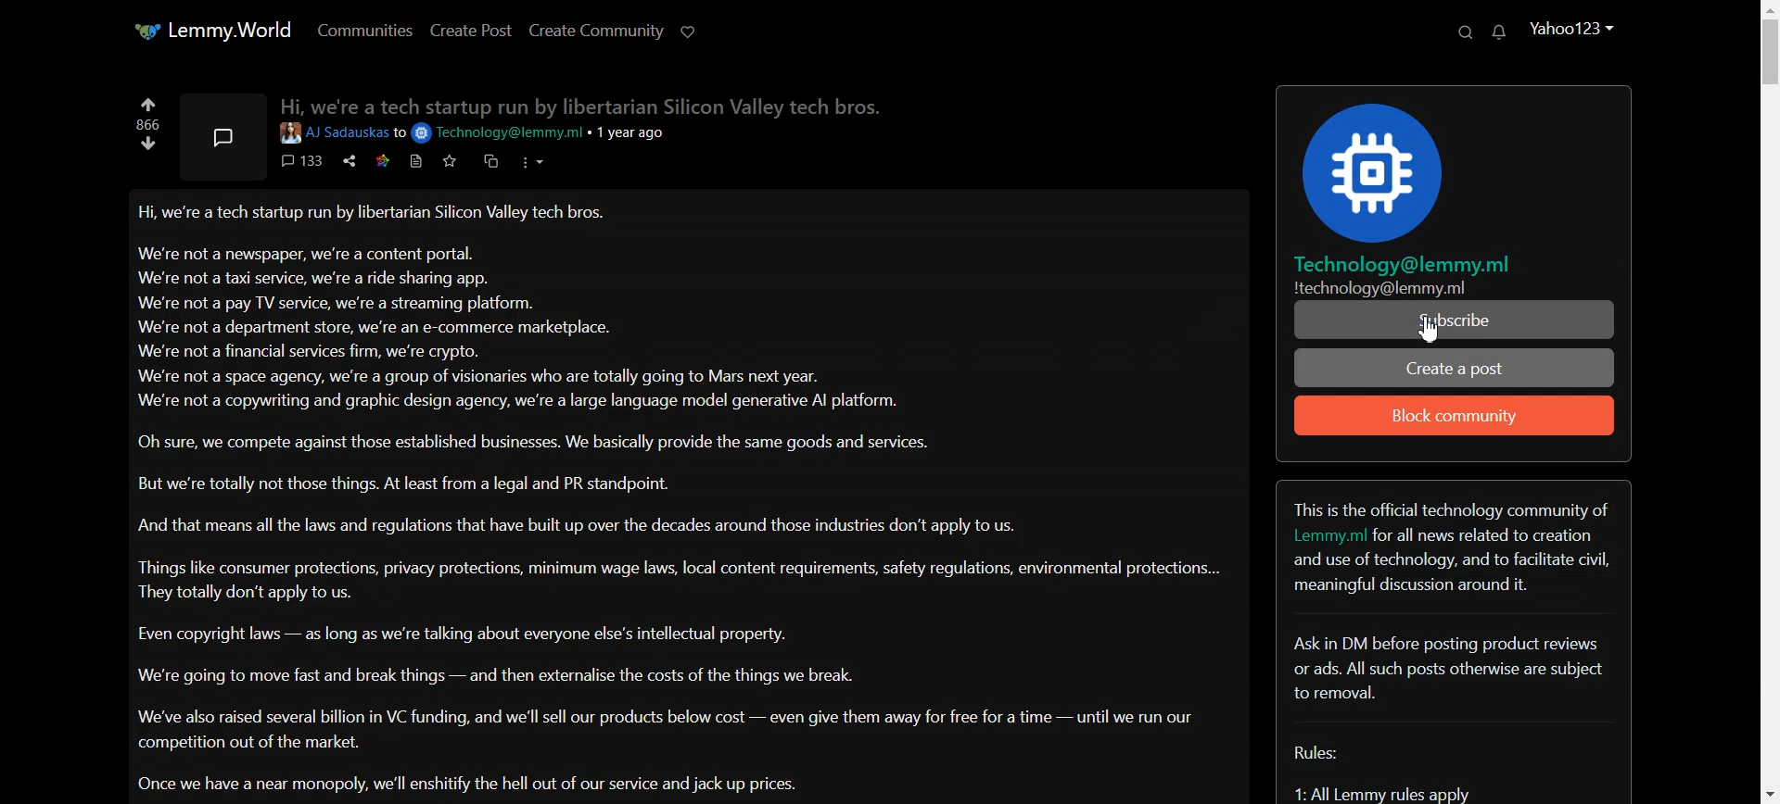 The width and height of the screenshot is (1780, 804). Describe the element at coordinates (333, 133) in the screenshot. I see `aj sadauskas` at that location.